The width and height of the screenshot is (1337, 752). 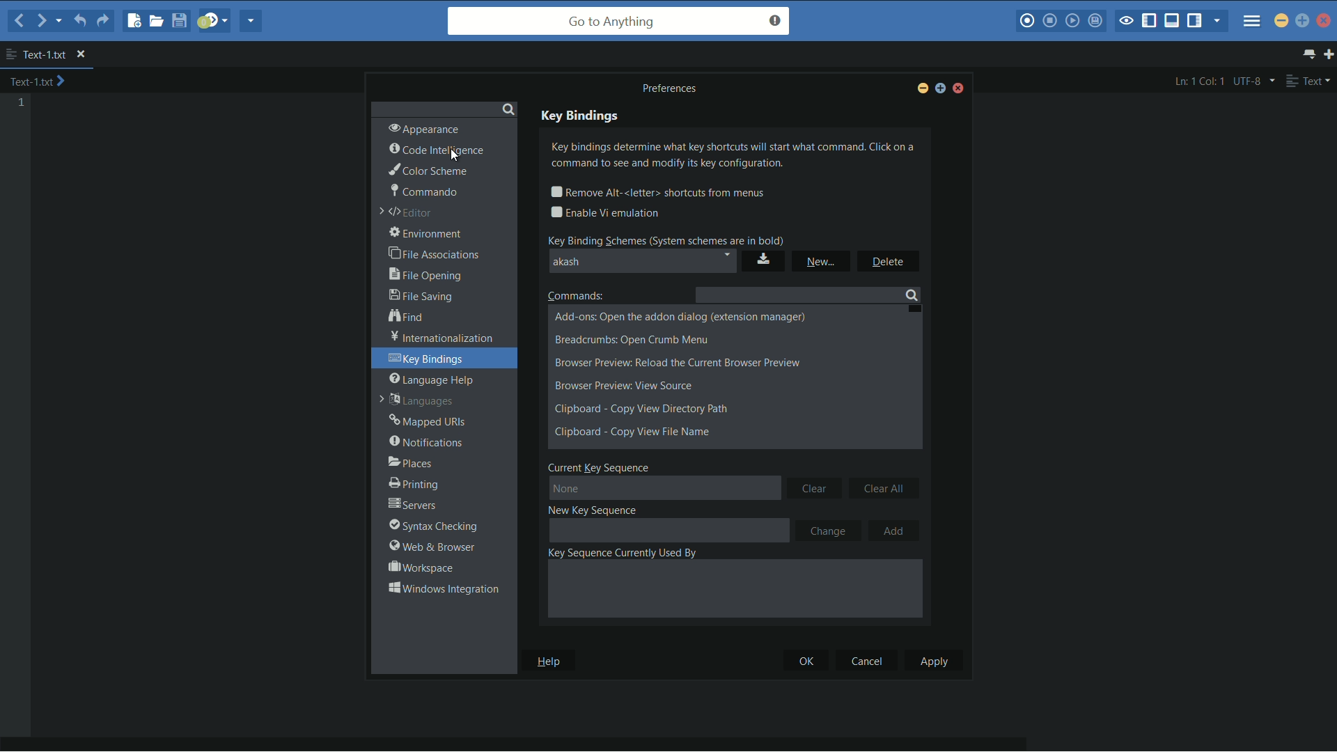 I want to click on enable vi emulation, so click(x=608, y=213).